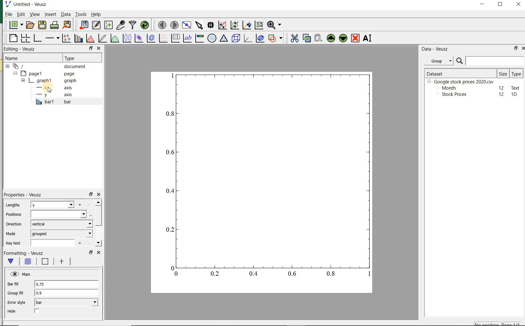 The width and height of the screenshot is (525, 326). Describe the element at coordinates (7, 15) in the screenshot. I see `File` at that location.